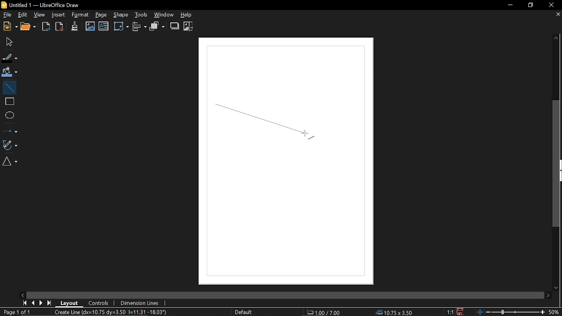  Describe the element at coordinates (17, 312) in the screenshot. I see `Current page` at that location.